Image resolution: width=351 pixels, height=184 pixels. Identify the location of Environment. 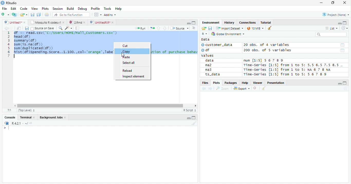
(211, 23).